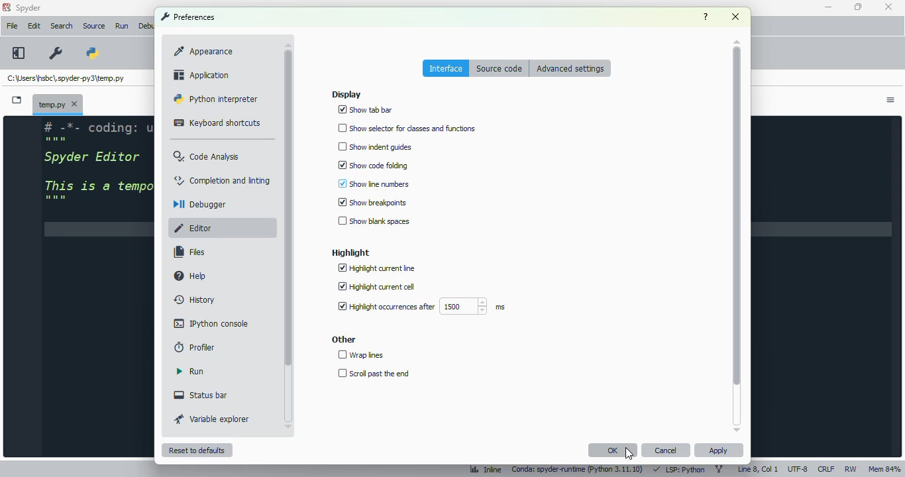 The height and width of the screenshot is (477, 905). What do you see at coordinates (733, 427) in the screenshot?
I see `Down` at bounding box center [733, 427].